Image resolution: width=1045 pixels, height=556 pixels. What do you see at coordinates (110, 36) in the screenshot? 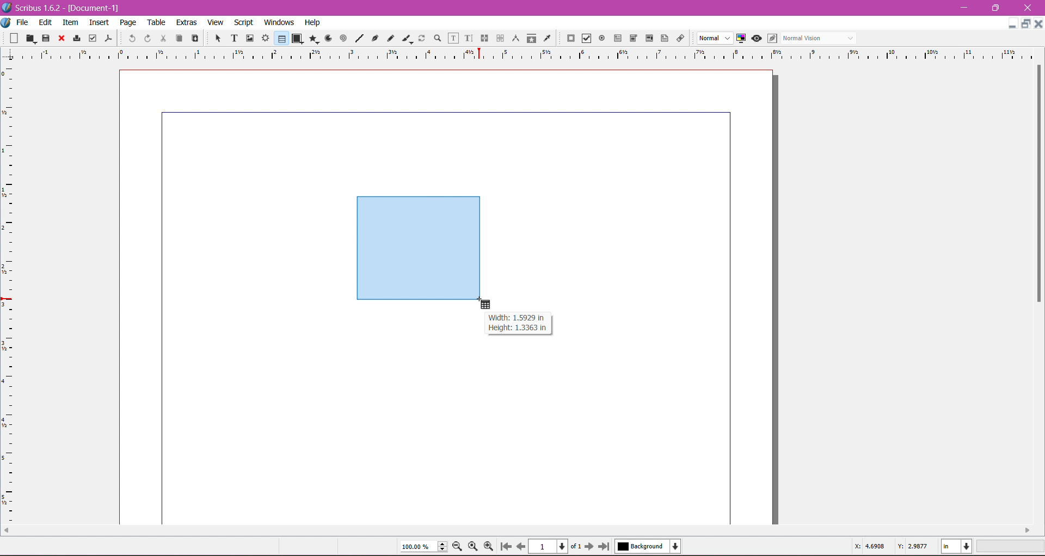
I see `Save as PDF` at bounding box center [110, 36].